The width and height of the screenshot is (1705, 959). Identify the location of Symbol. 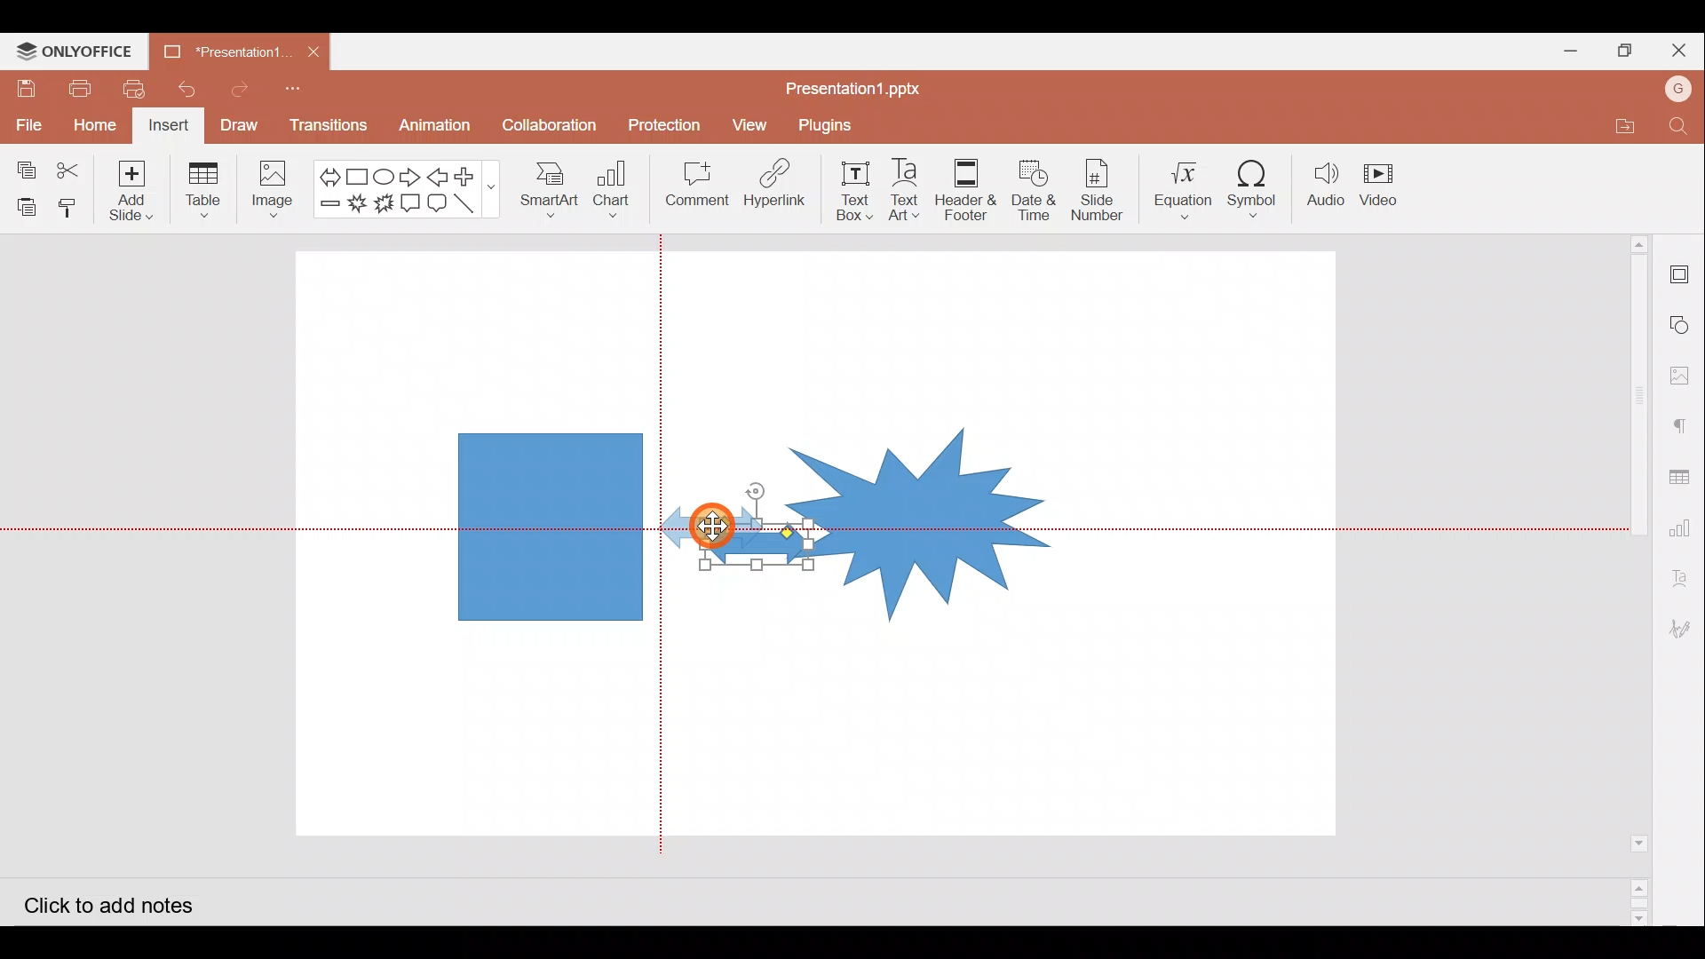
(1258, 188).